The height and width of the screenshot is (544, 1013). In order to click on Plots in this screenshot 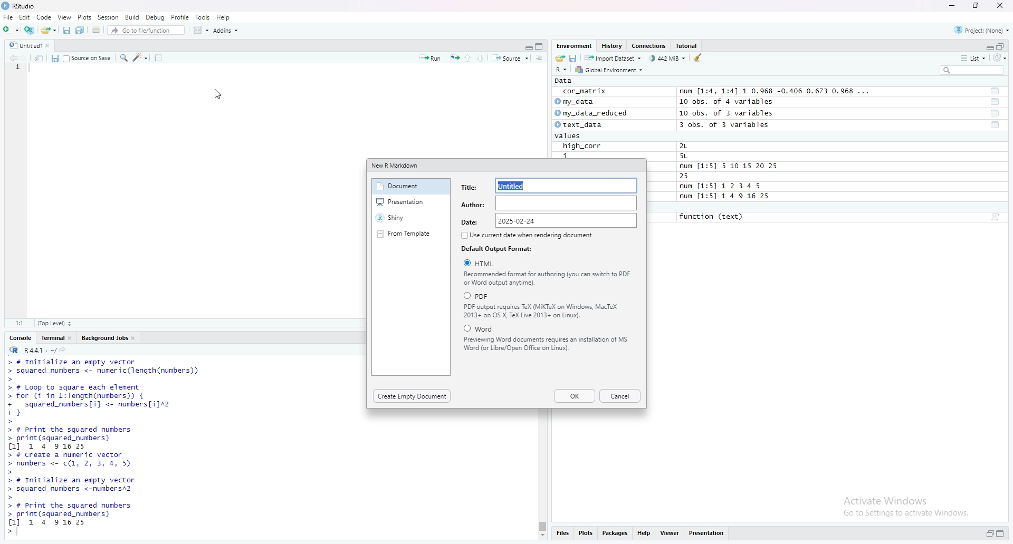, I will do `click(84, 17)`.